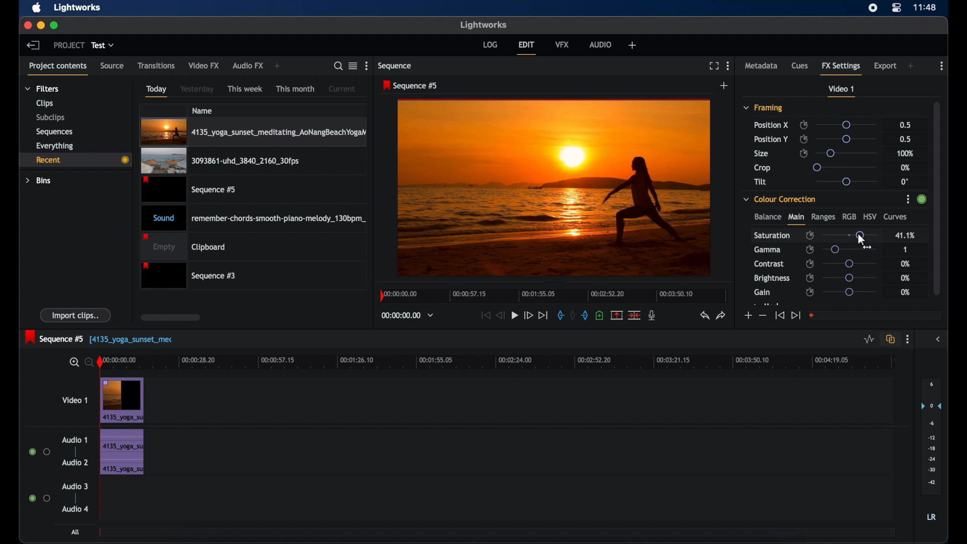 This screenshot has height=544, width=967. Describe the element at coordinates (873, 8) in the screenshot. I see `screen recorder` at that location.